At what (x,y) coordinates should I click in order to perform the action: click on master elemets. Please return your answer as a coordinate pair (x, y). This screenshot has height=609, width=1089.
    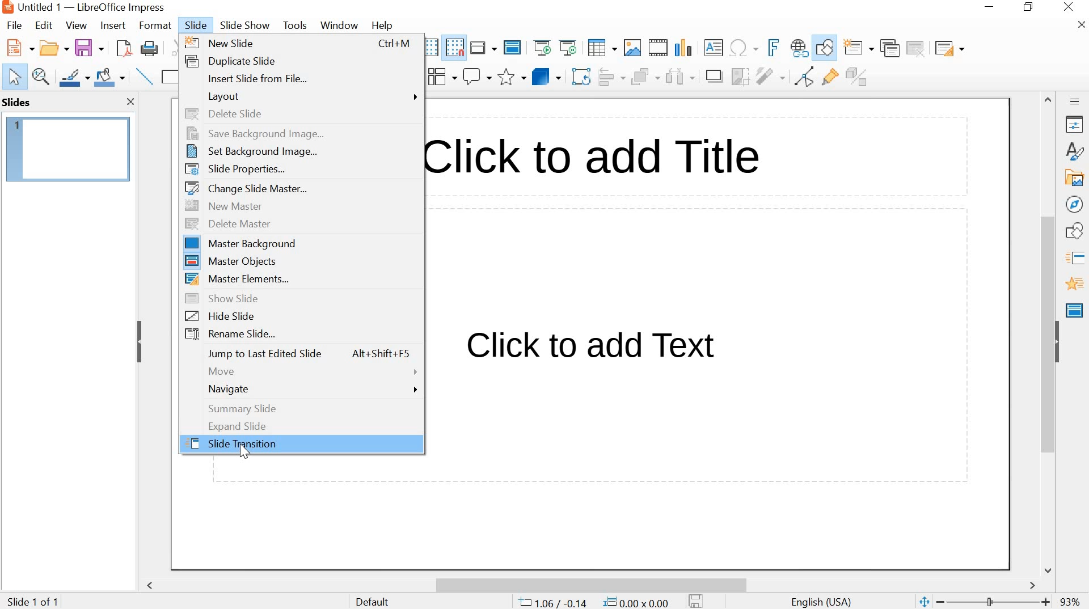
    Looking at the image, I should click on (301, 278).